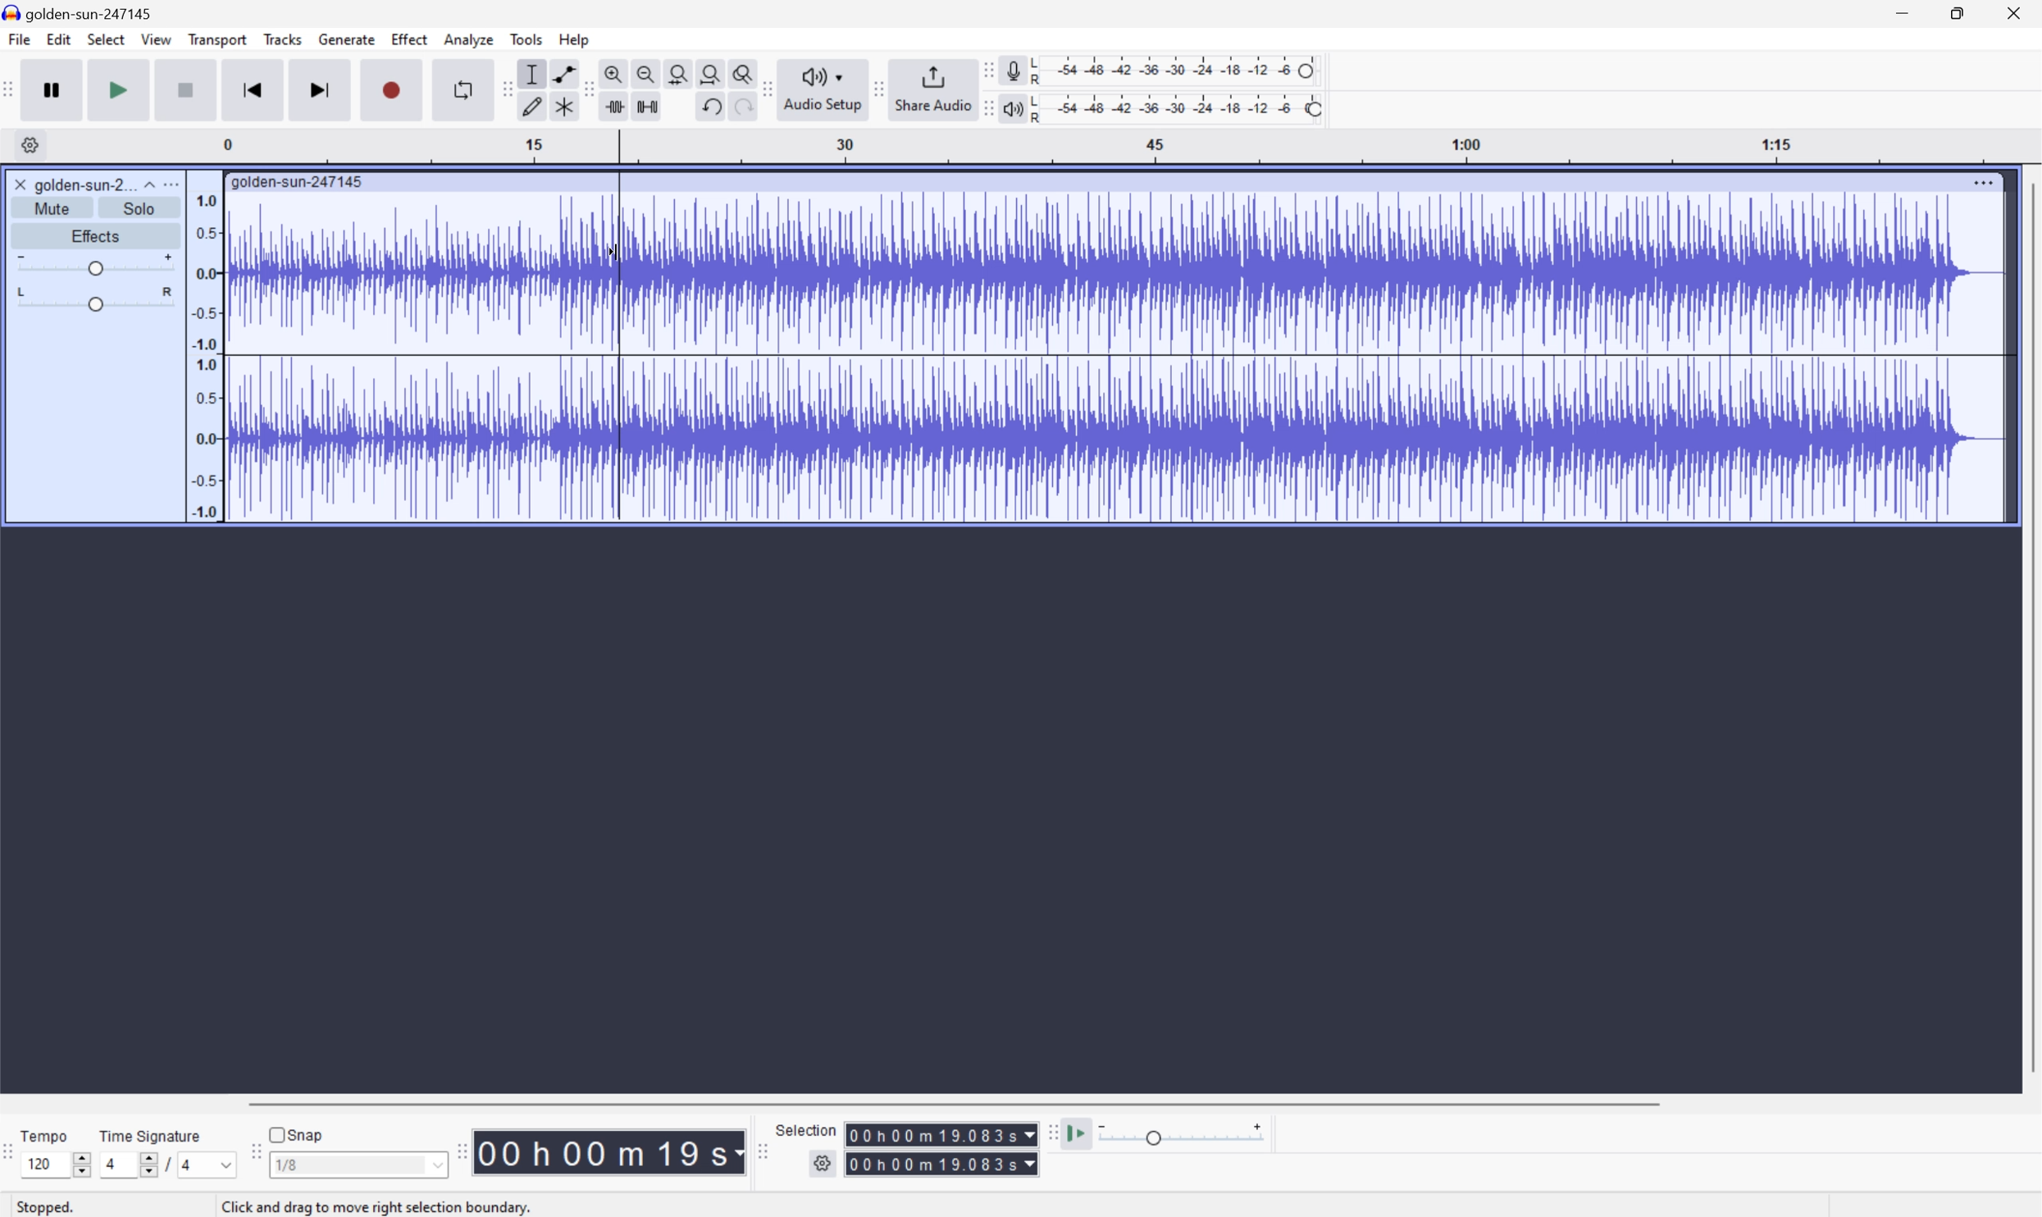 This screenshot has width=2042, height=1217. What do you see at coordinates (9, 90) in the screenshot?
I see `Audacity transport layer toolbar` at bounding box center [9, 90].